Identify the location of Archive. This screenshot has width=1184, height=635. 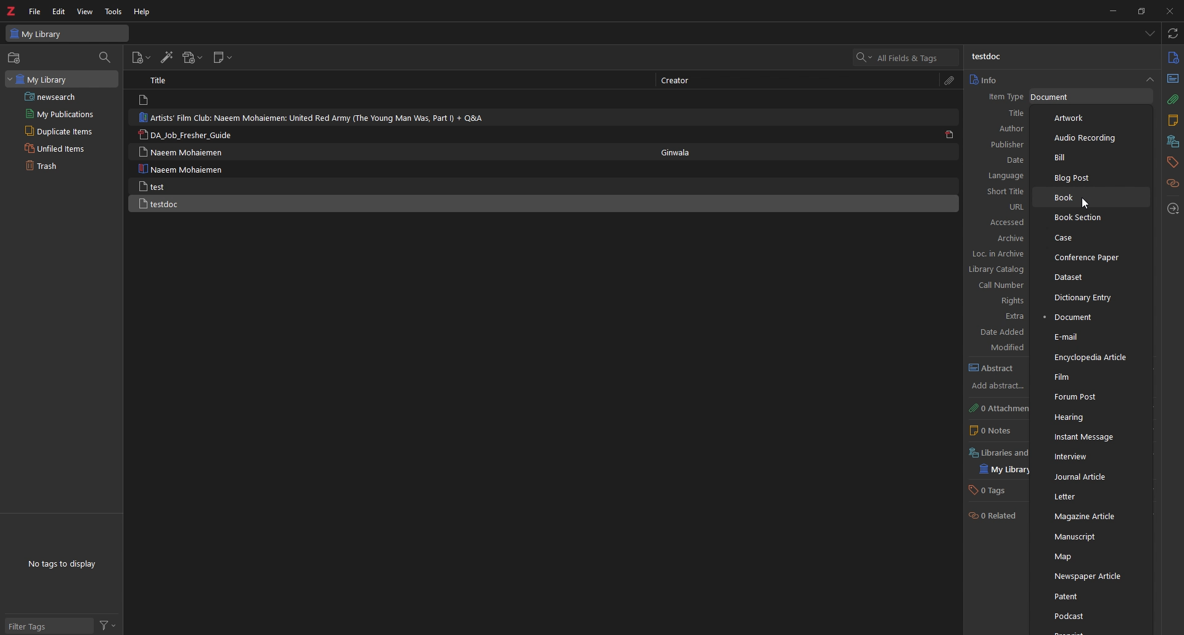
(1002, 239).